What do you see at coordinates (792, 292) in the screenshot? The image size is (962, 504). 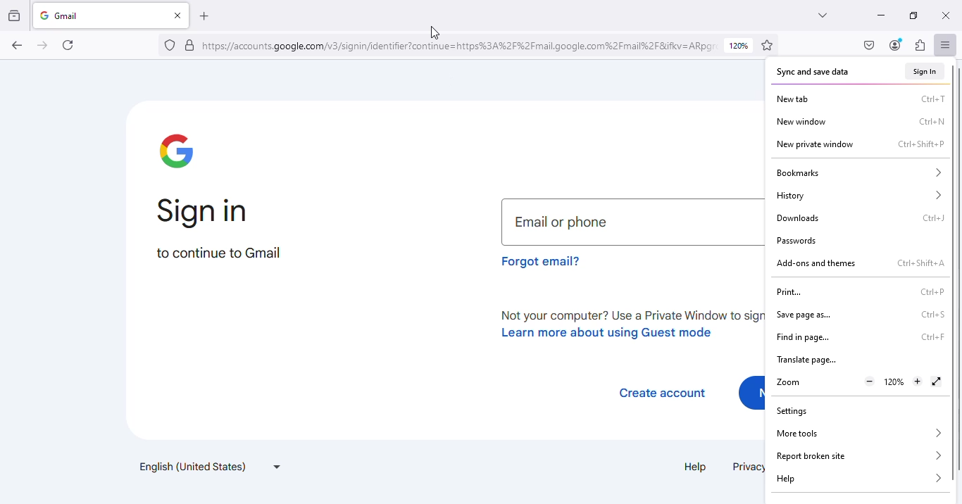 I see `print` at bounding box center [792, 292].